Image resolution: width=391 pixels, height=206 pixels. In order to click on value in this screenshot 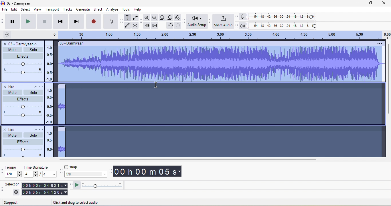, I will do `click(14, 175)`.